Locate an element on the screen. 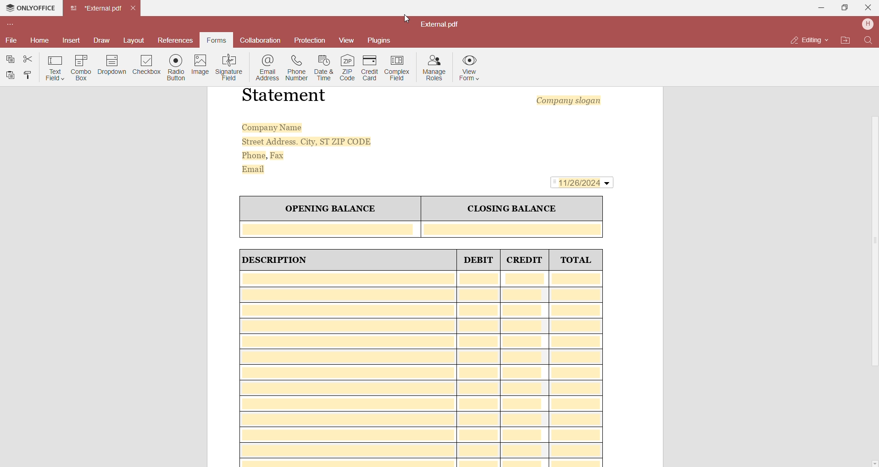 The width and height of the screenshot is (879, 467). Paste is located at coordinates (10, 75).